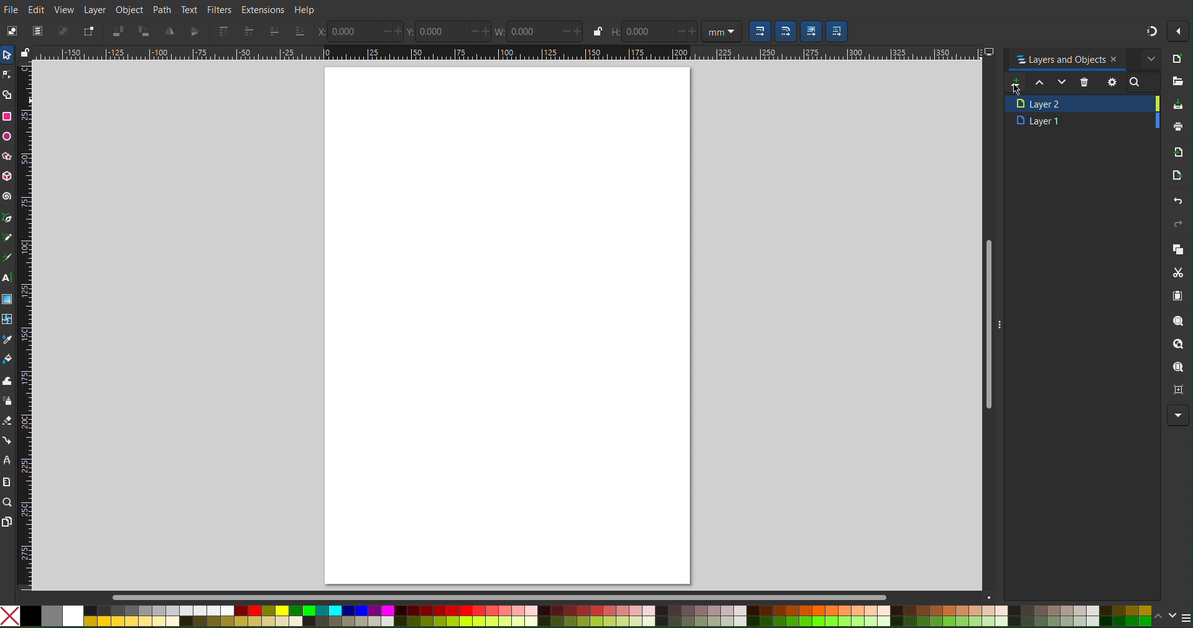 The width and height of the screenshot is (1193, 628). Describe the element at coordinates (506, 52) in the screenshot. I see `Horizontal Ruler` at that location.